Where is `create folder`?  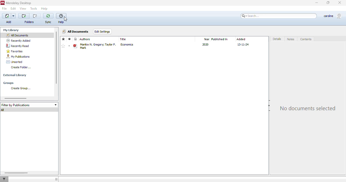
create folder is located at coordinates (20, 67).